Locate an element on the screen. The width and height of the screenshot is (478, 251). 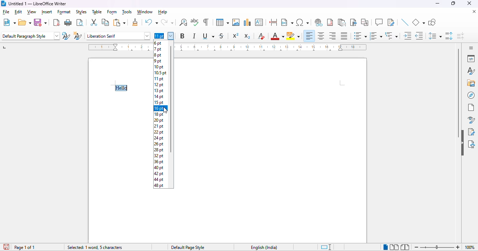
insert text box is located at coordinates (259, 22).